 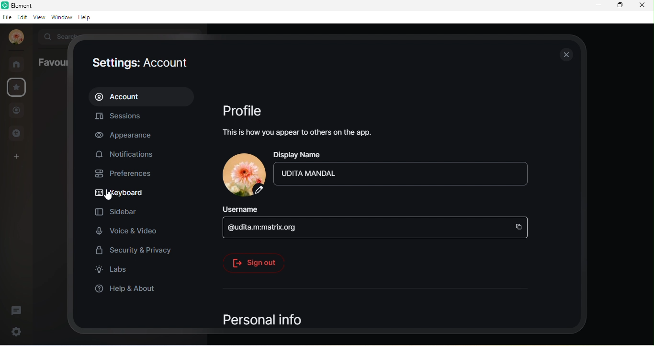 What do you see at coordinates (127, 174) in the screenshot?
I see `preferences` at bounding box center [127, 174].